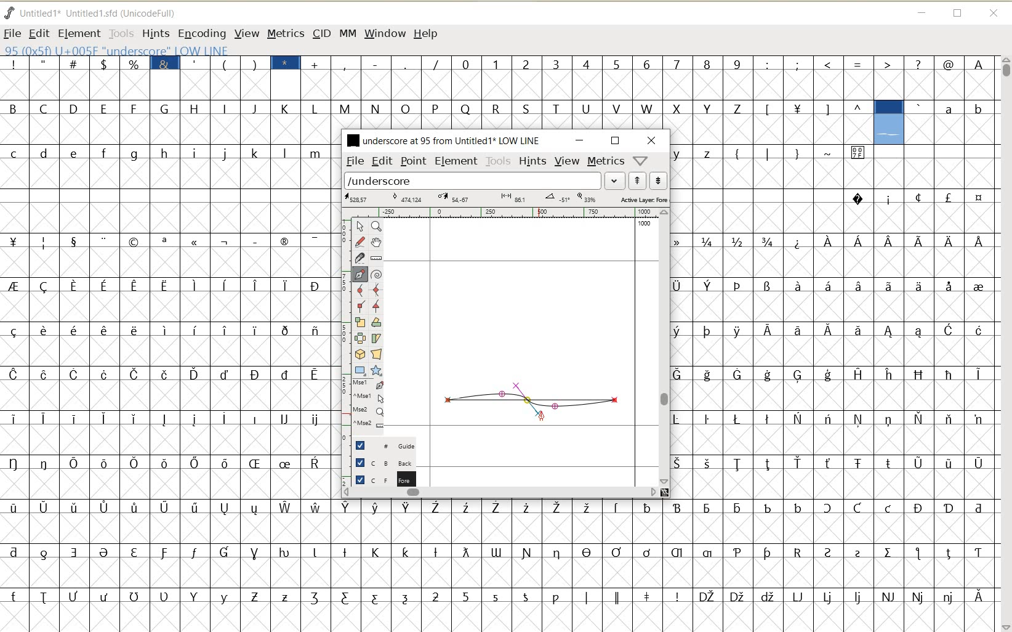 The width and height of the screenshot is (1012, 632). I want to click on cursor events on the opened outline window, so click(369, 405).